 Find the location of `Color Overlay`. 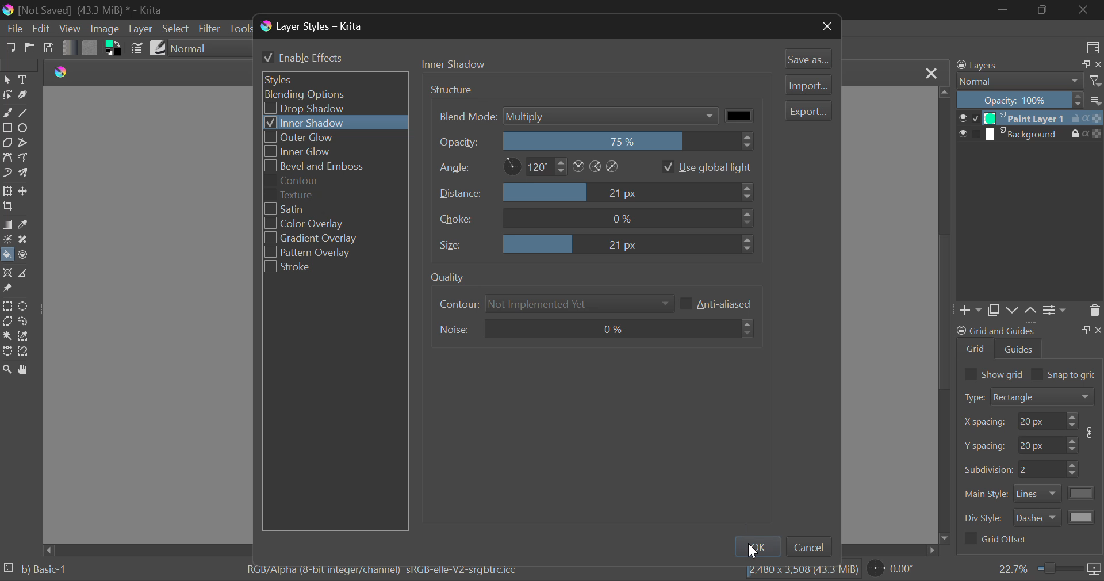

Color Overlay is located at coordinates (315, 223).